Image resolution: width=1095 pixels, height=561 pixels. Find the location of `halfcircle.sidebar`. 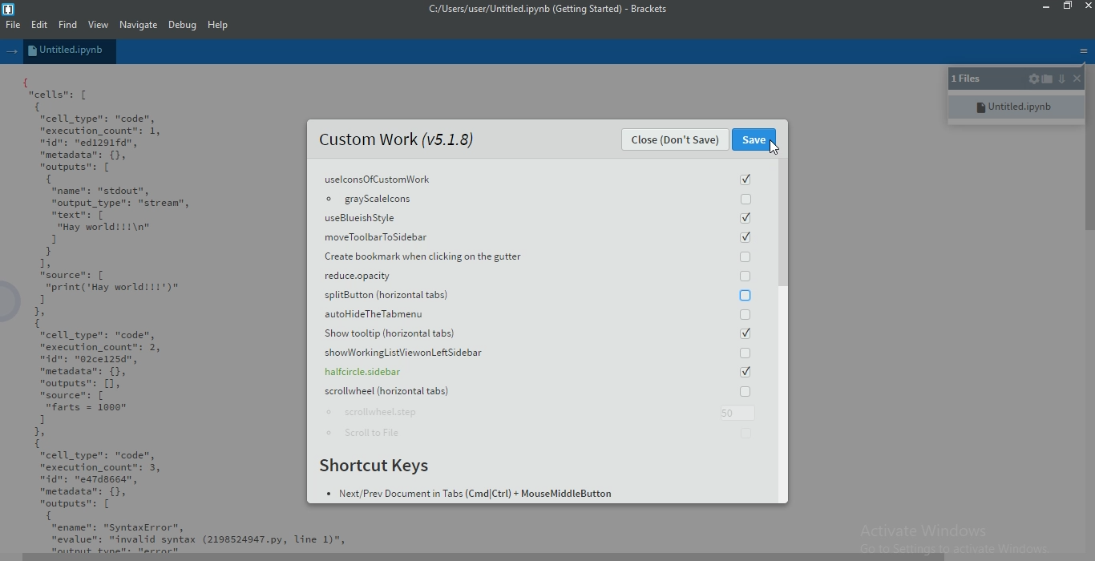

halfcircle.sidebar is located at coordinates (545, 373).